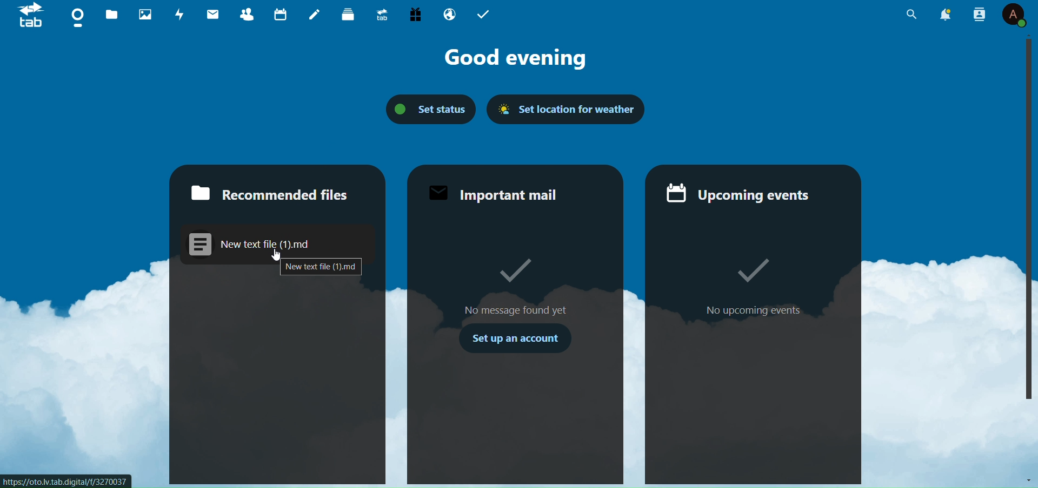  What do you see at coordinates (30, 18) in the screenshot?
I see `logo` at bounding box center [30, 18].